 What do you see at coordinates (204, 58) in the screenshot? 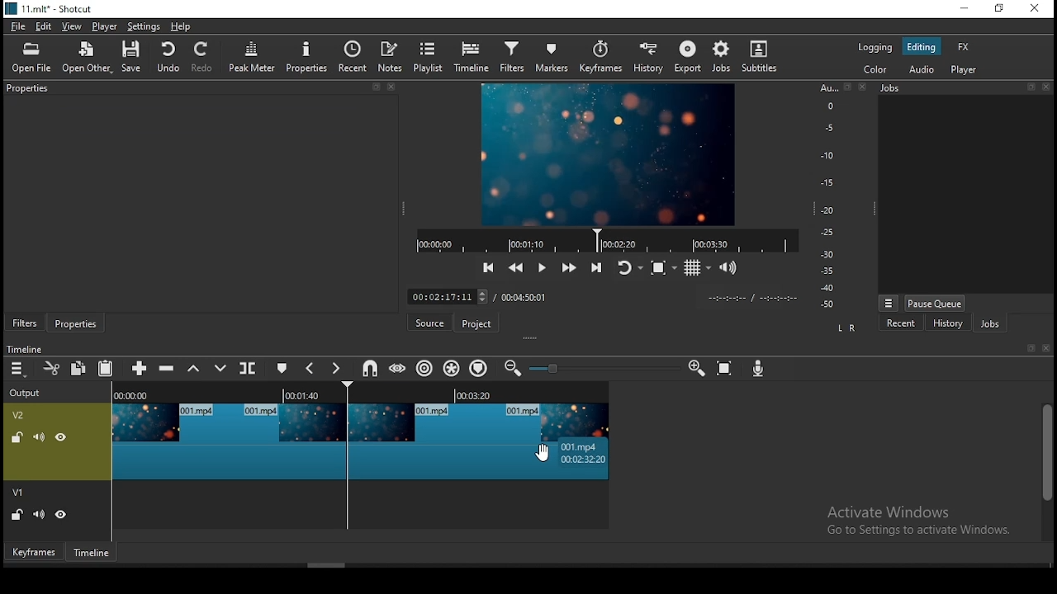
I see `redo` at bounding box center [204, 58].